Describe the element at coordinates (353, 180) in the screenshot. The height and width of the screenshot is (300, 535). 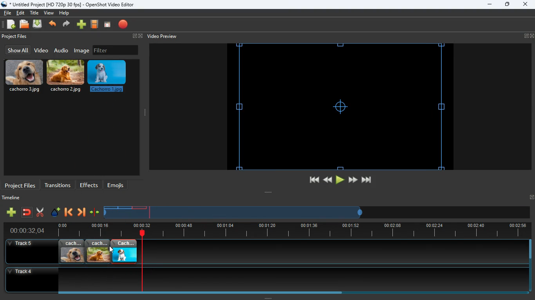
I see `forward` at that location.